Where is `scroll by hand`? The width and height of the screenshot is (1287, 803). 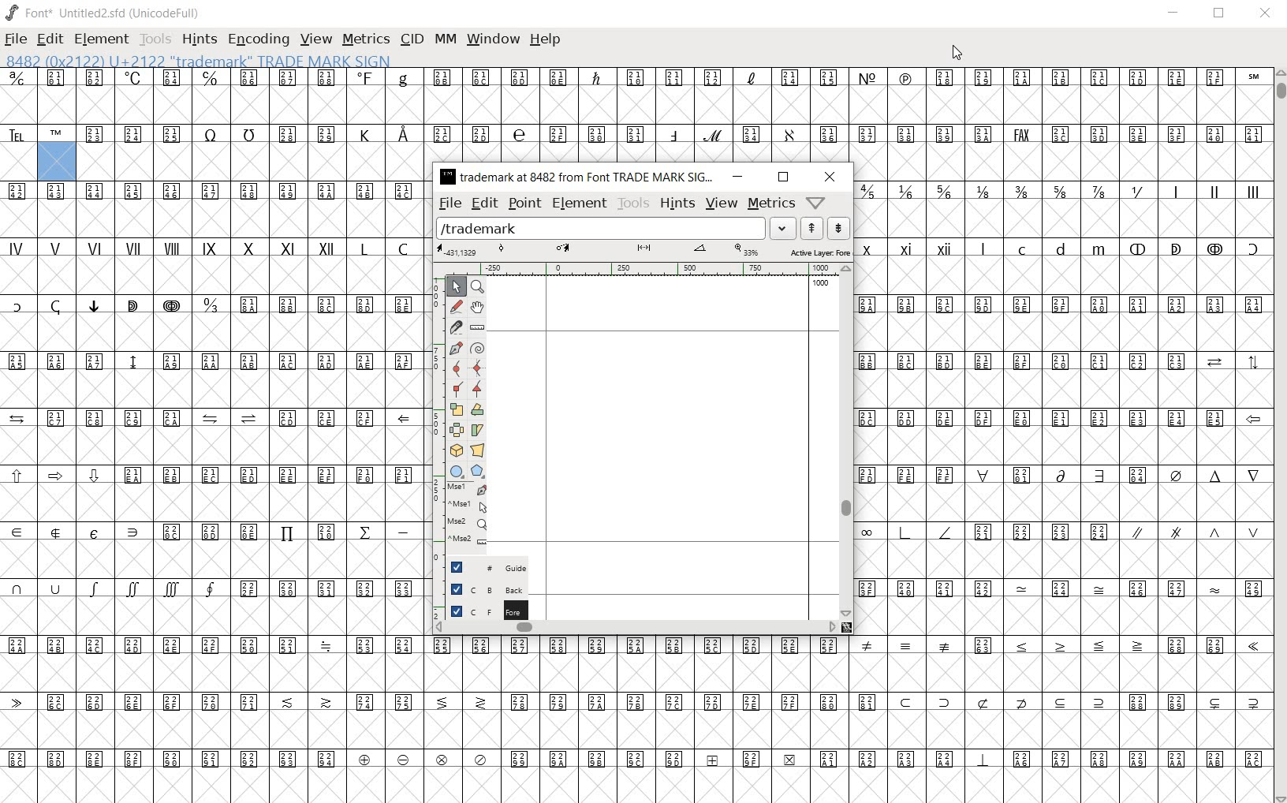
scroll by hand is located at coordinates (478, 308).